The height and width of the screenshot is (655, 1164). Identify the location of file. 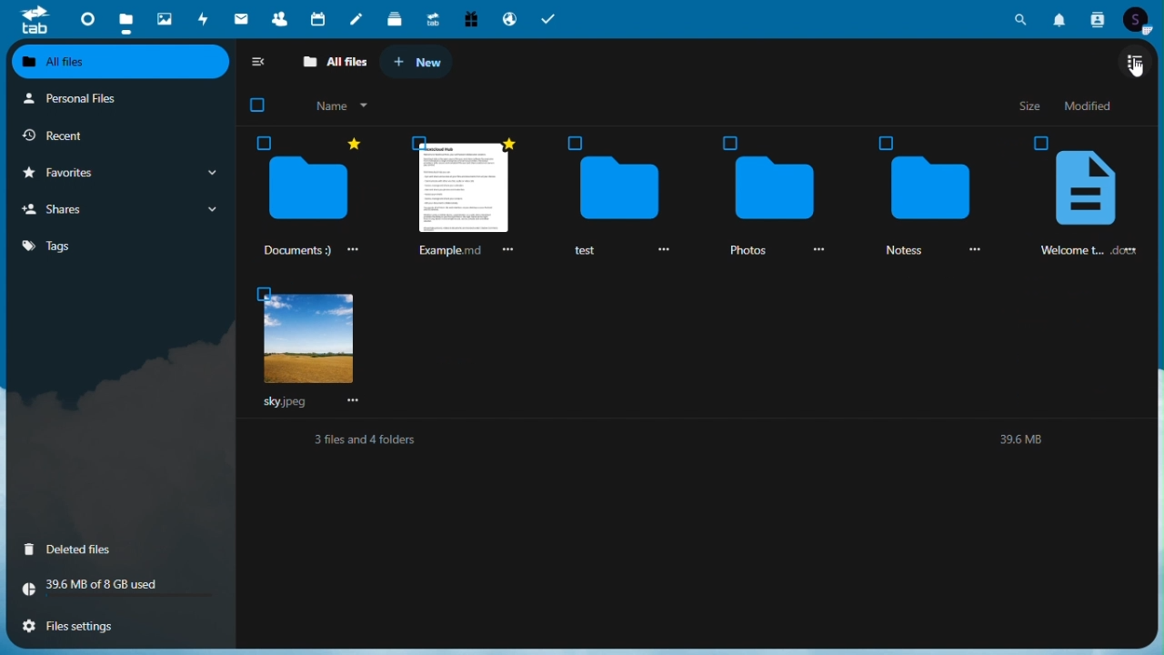
(464, 193).